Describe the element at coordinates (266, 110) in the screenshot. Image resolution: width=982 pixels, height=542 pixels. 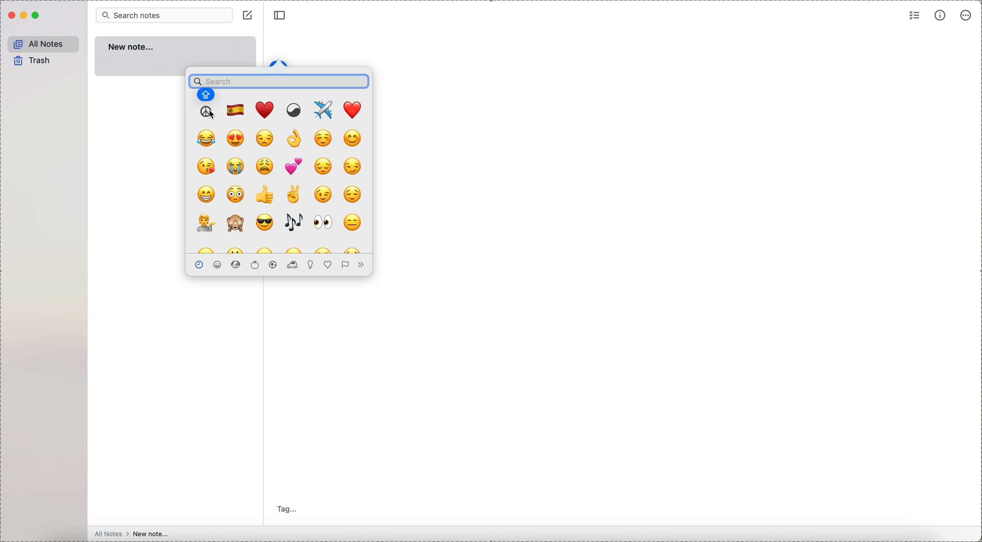
I see `emoji` at that location.